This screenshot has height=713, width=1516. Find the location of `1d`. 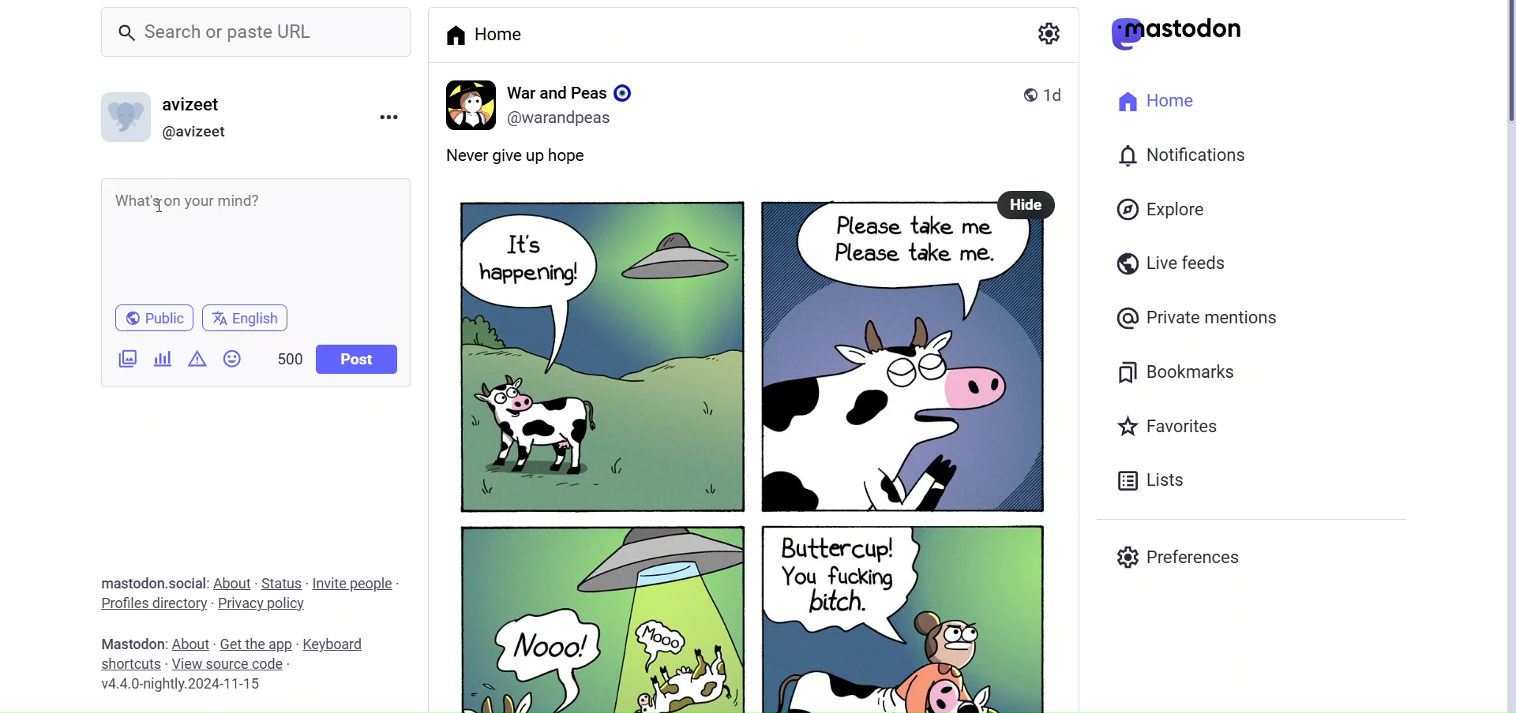

1d is located at coordinates (1061, 93).